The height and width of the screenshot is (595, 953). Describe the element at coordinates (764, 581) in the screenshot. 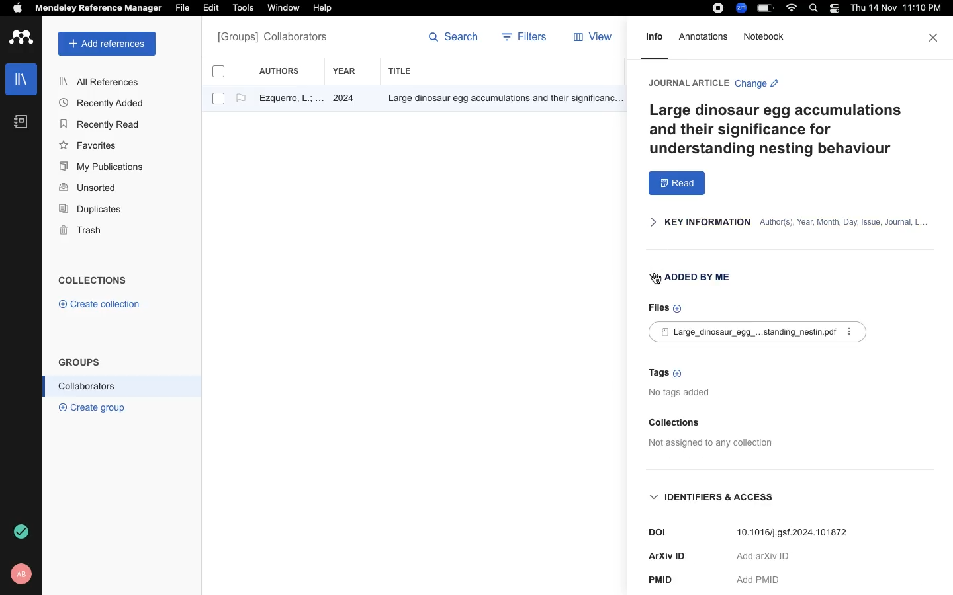

I see `Add PMID` at that location.